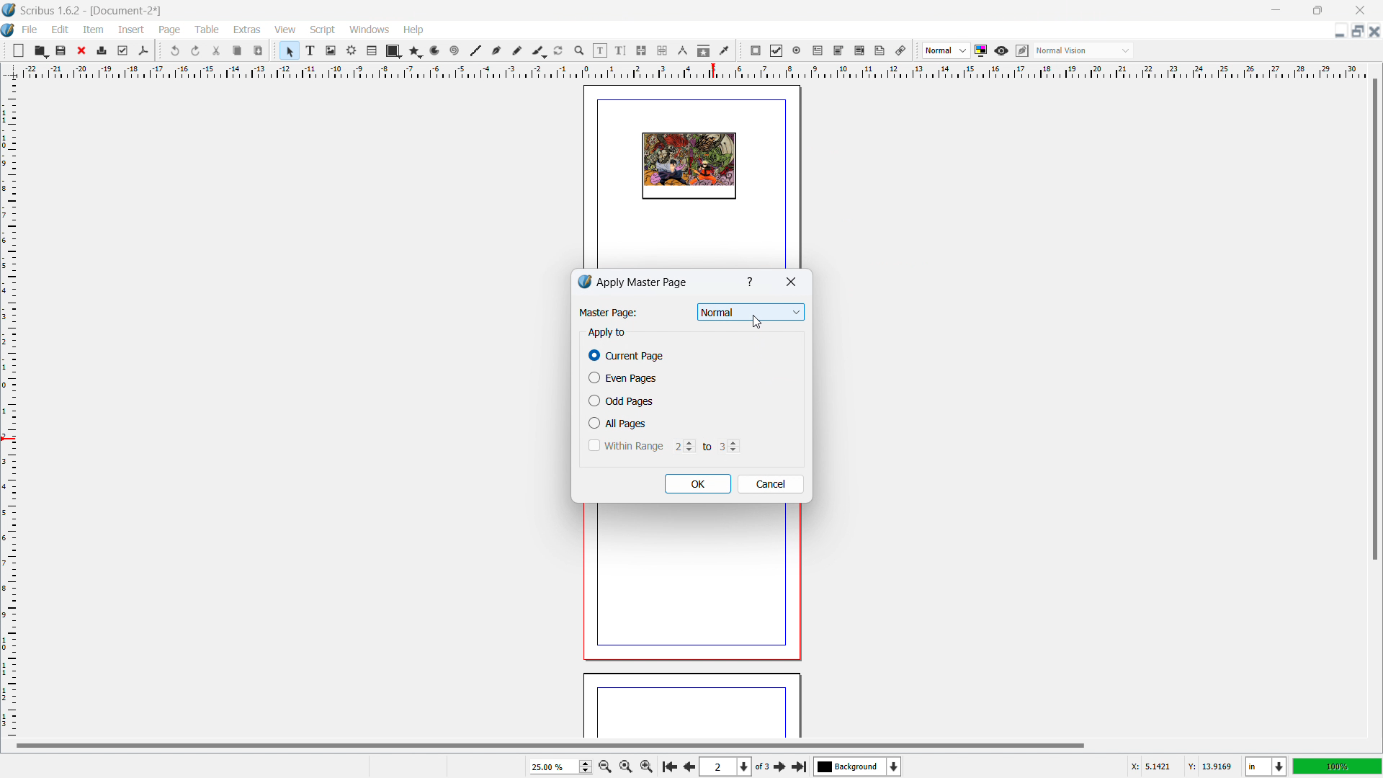 Image resolution: width=1383 pixels, height=778 pixels. What do you see at coordinates (207, 30) in the screenshot?
I see `table` at bounding box center [207, 30].